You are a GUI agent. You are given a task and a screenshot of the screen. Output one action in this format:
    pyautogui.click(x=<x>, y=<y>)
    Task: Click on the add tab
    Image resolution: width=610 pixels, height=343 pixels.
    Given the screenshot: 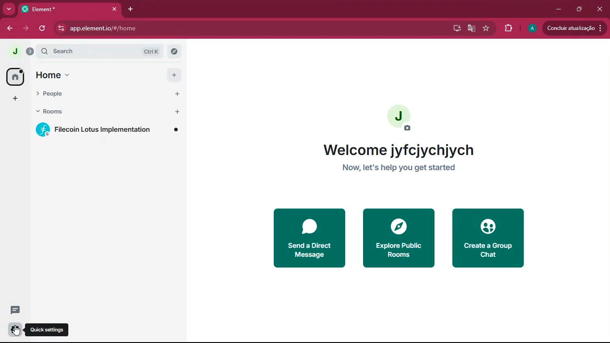 What is the action you would take?
    pyautogui.click(x=132, y=9)
    